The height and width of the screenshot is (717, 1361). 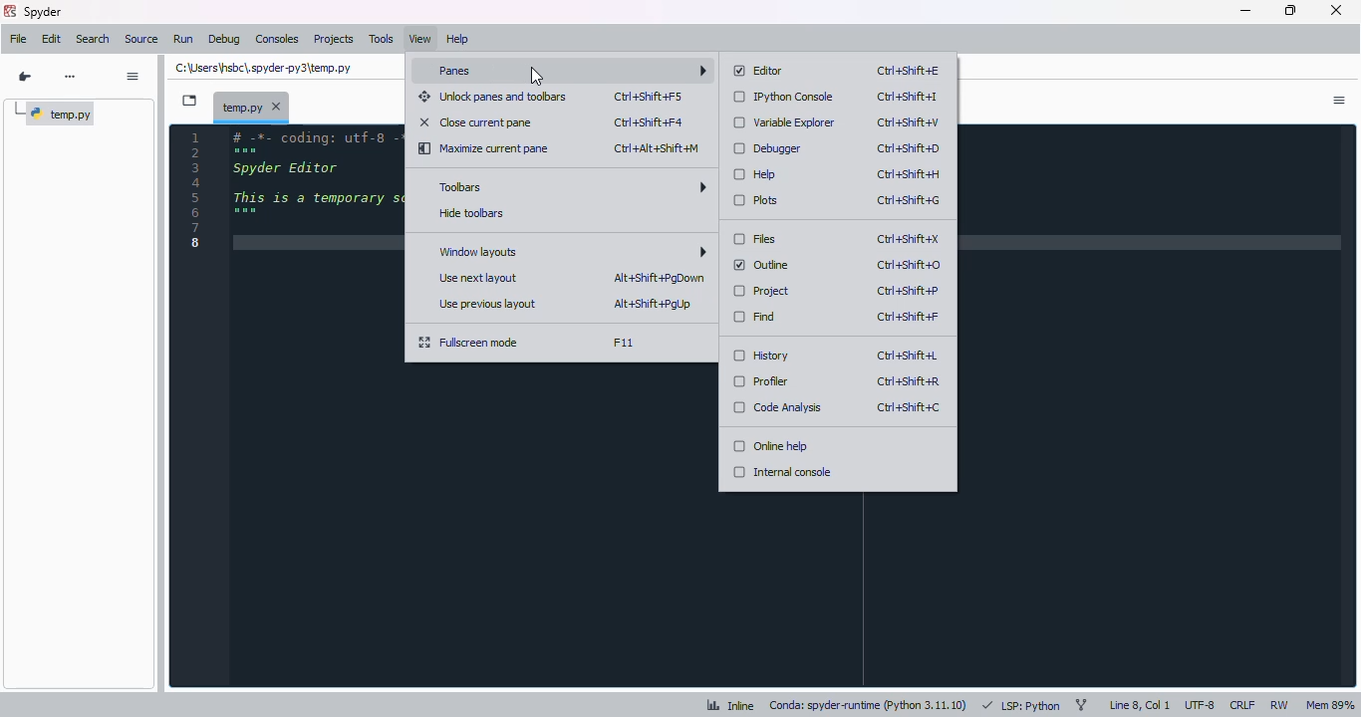 What do you see at coordinates (759, 71) in the screenshot?
I see `editor` at bounding box center [759, 71].